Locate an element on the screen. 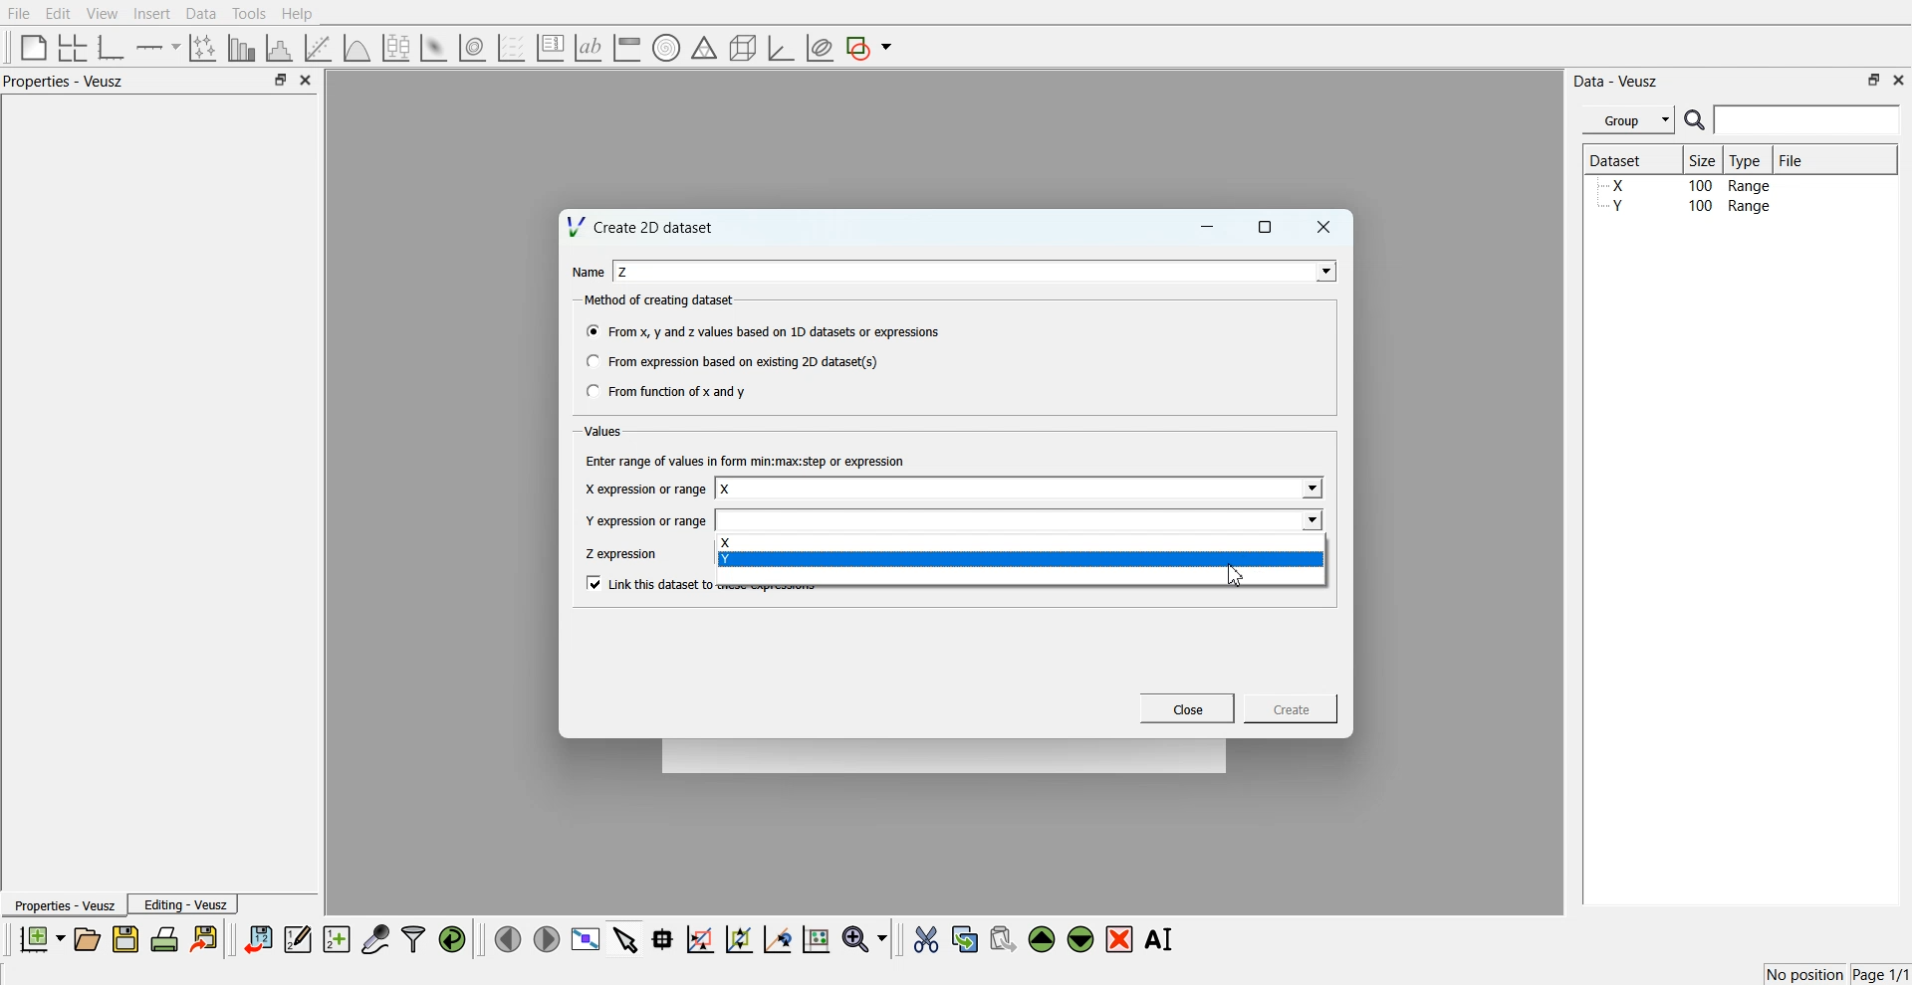 The height and width of the screenshot is (985, 1912). Read data points from graph is located at coordinates (663, 938).